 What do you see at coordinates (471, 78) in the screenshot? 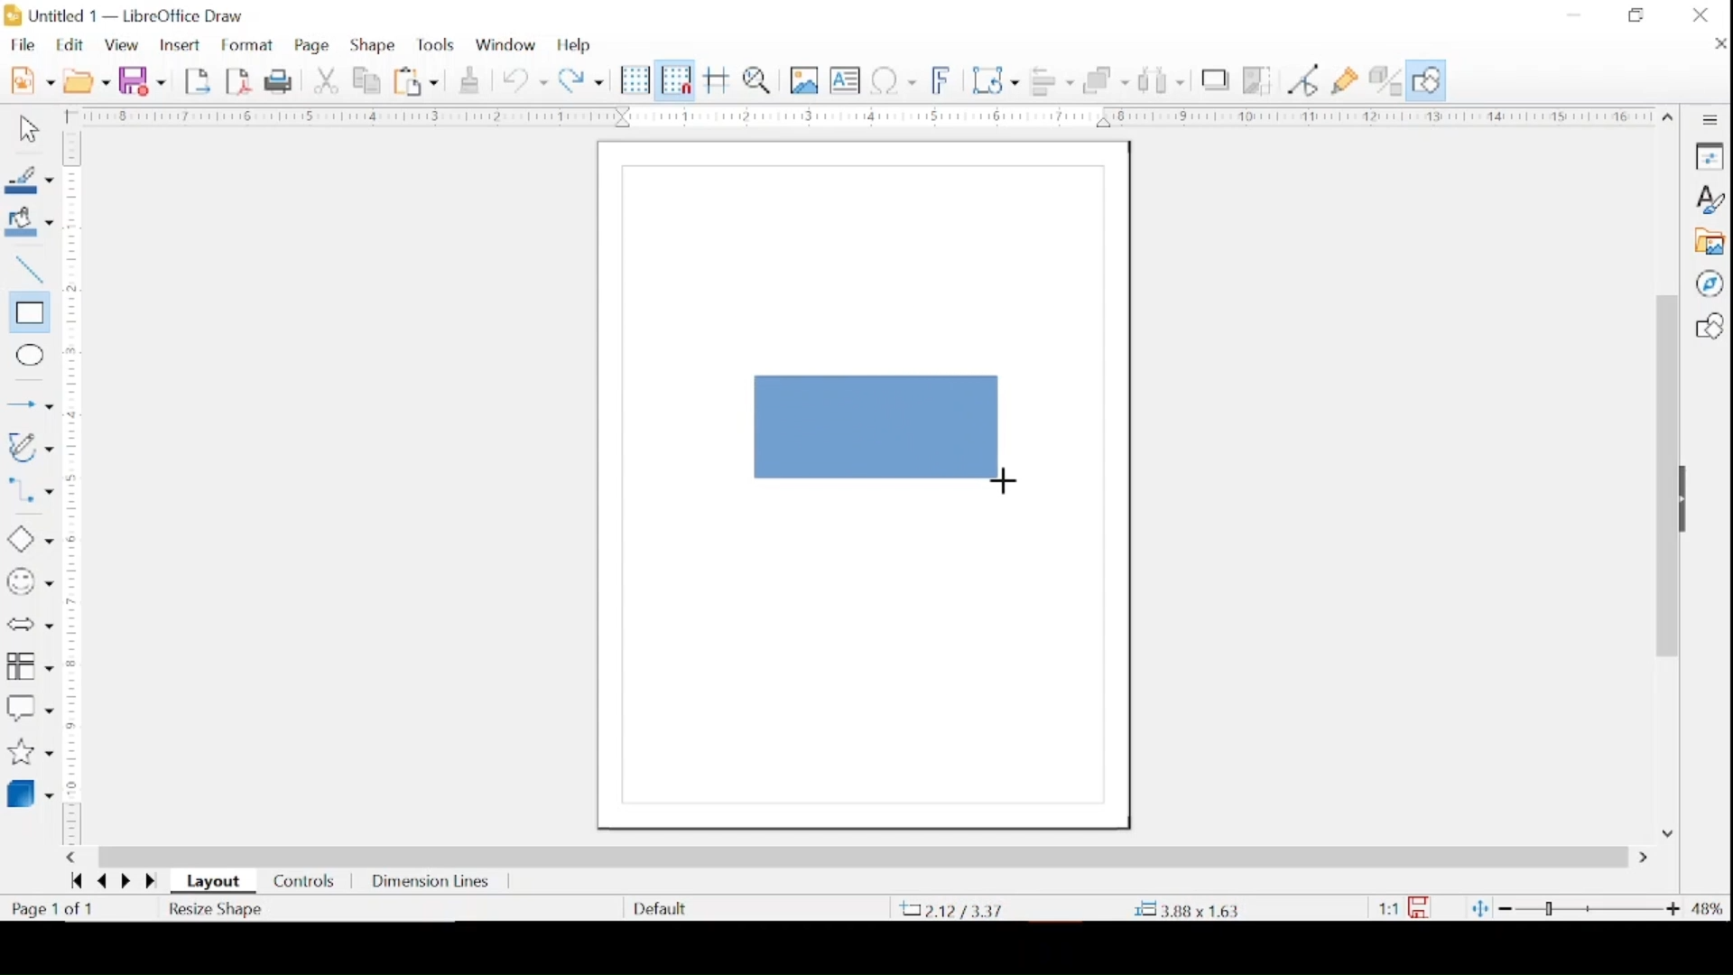
I see `clone formatting` at bounding box center [471, 78].